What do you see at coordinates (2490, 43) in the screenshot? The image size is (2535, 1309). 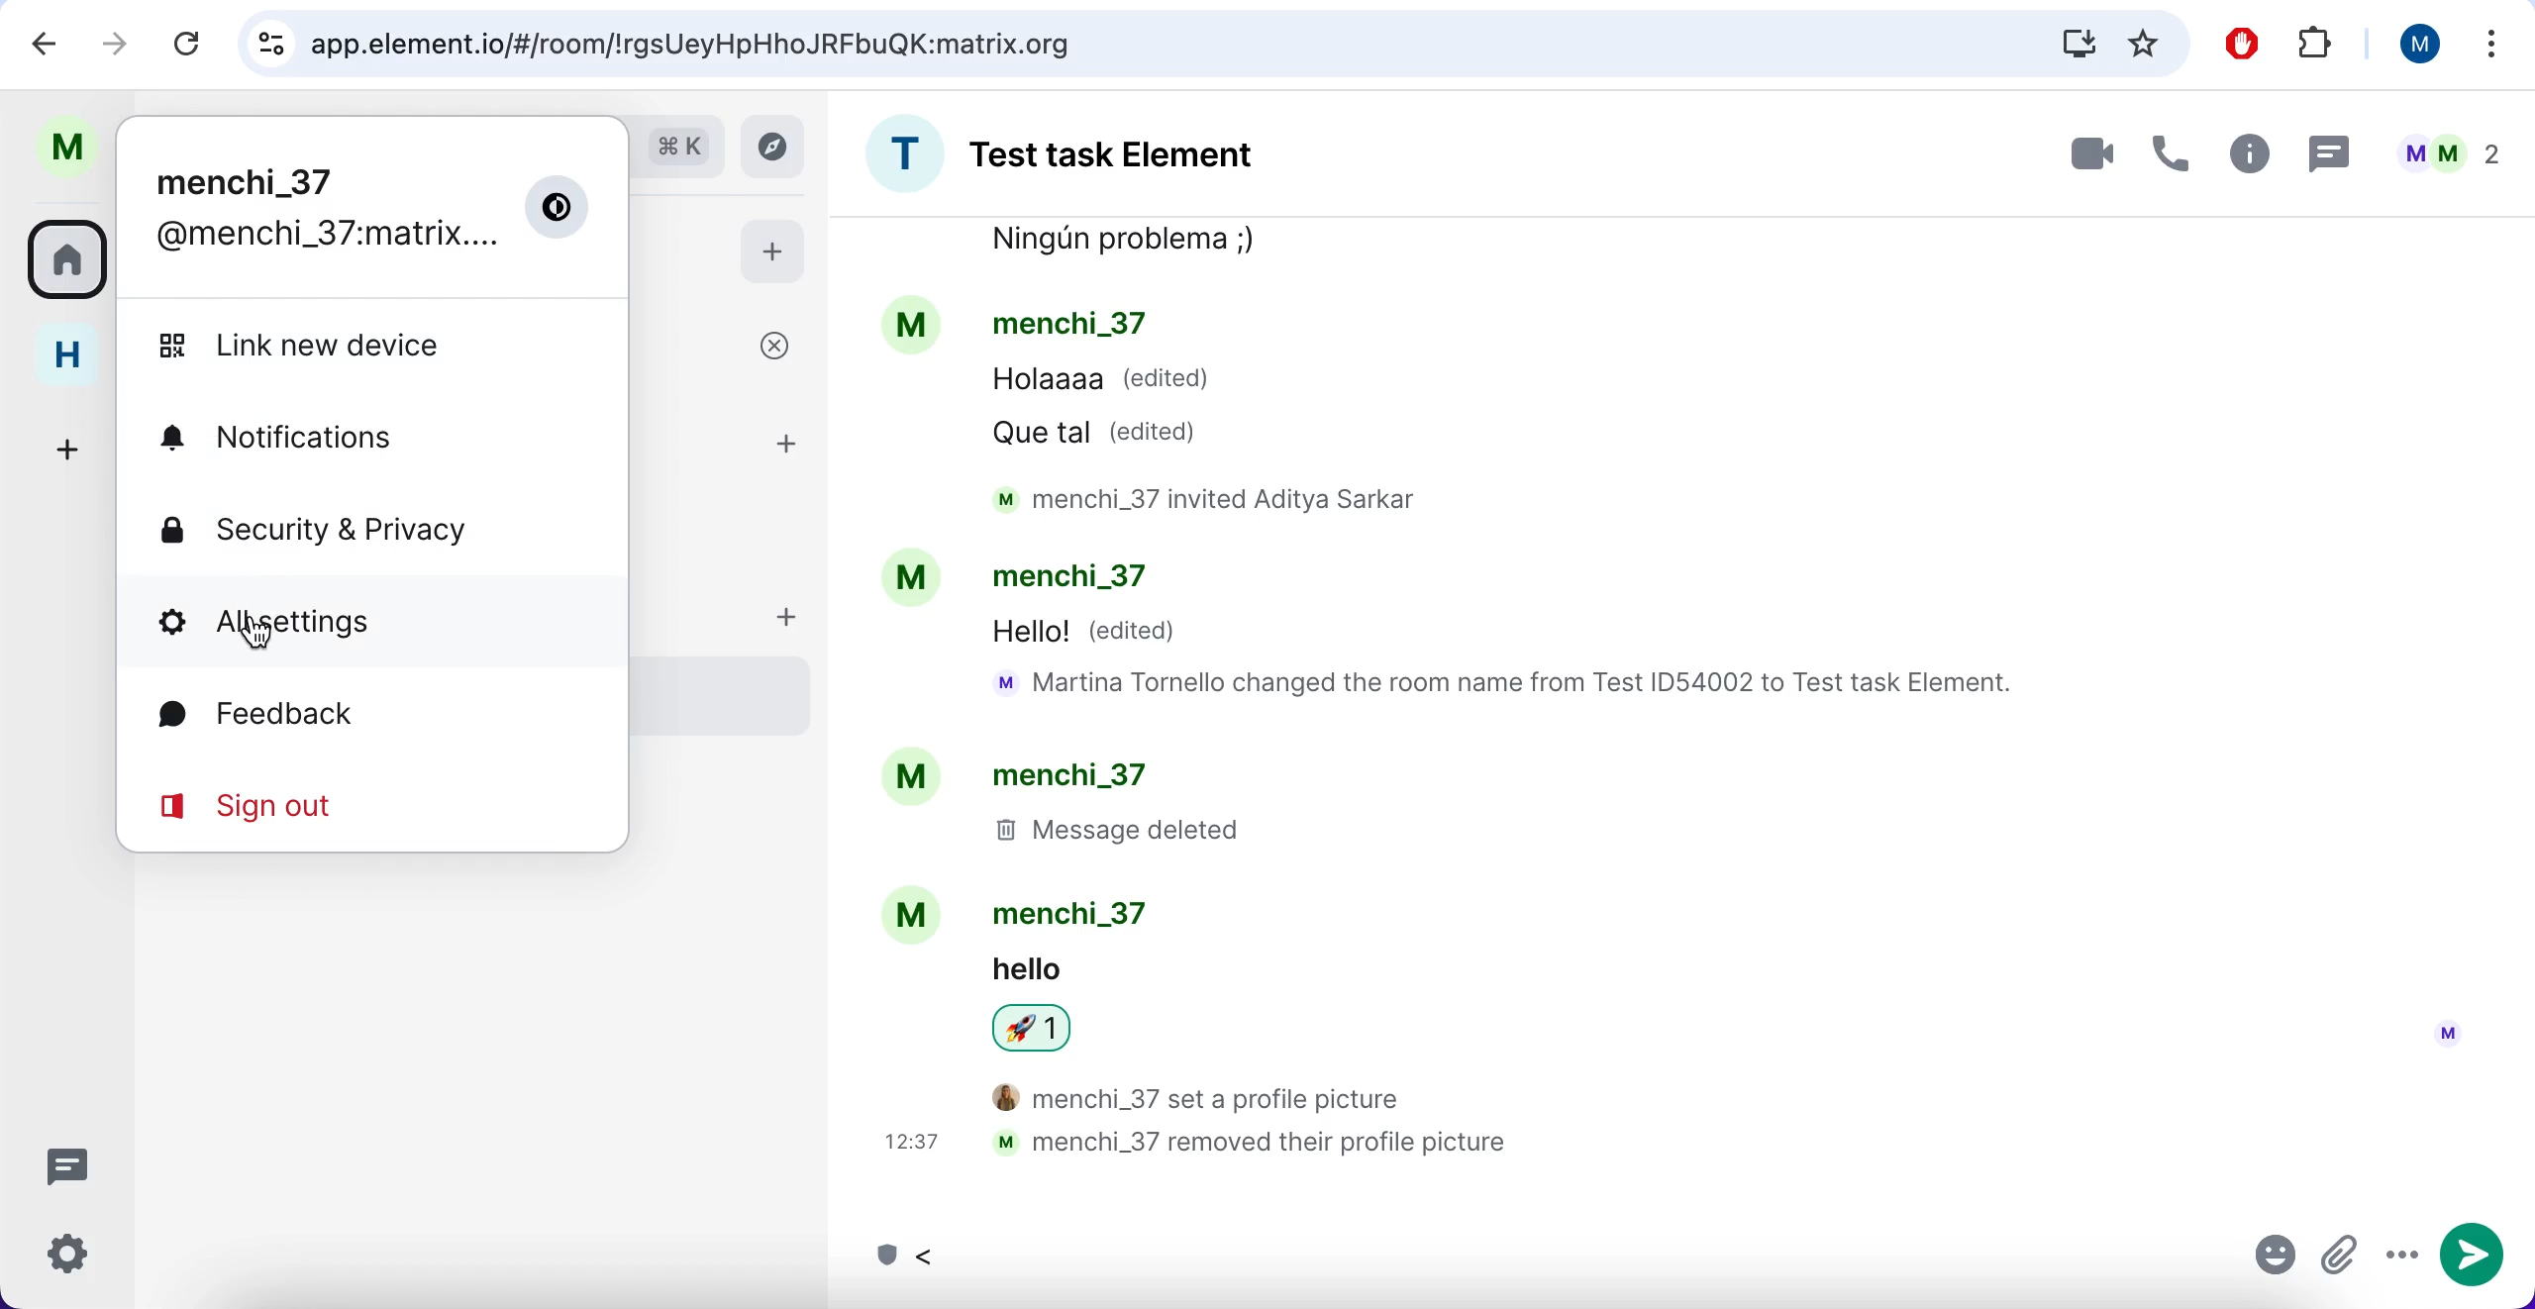 I see `more options` at bounding box center [2490, 43].